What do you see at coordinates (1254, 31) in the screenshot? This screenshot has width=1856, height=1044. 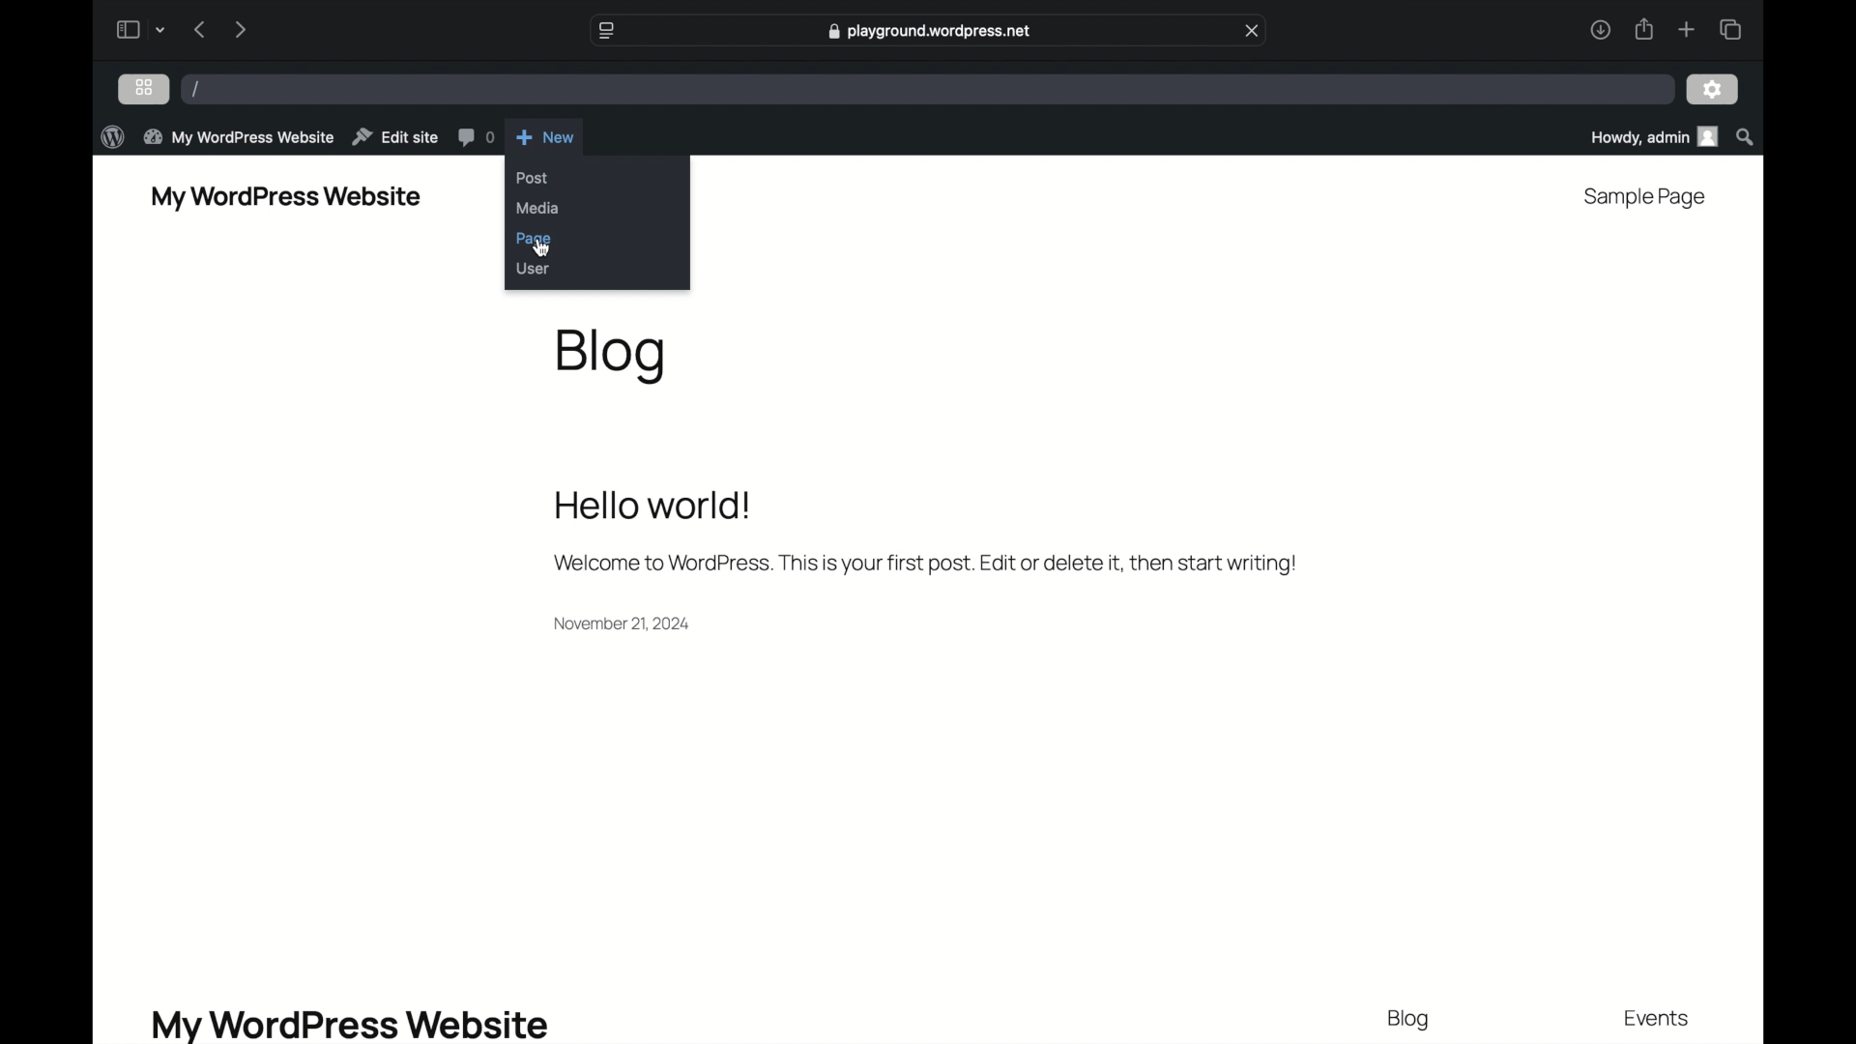 I see `close` at bounding box center [1254, 31].